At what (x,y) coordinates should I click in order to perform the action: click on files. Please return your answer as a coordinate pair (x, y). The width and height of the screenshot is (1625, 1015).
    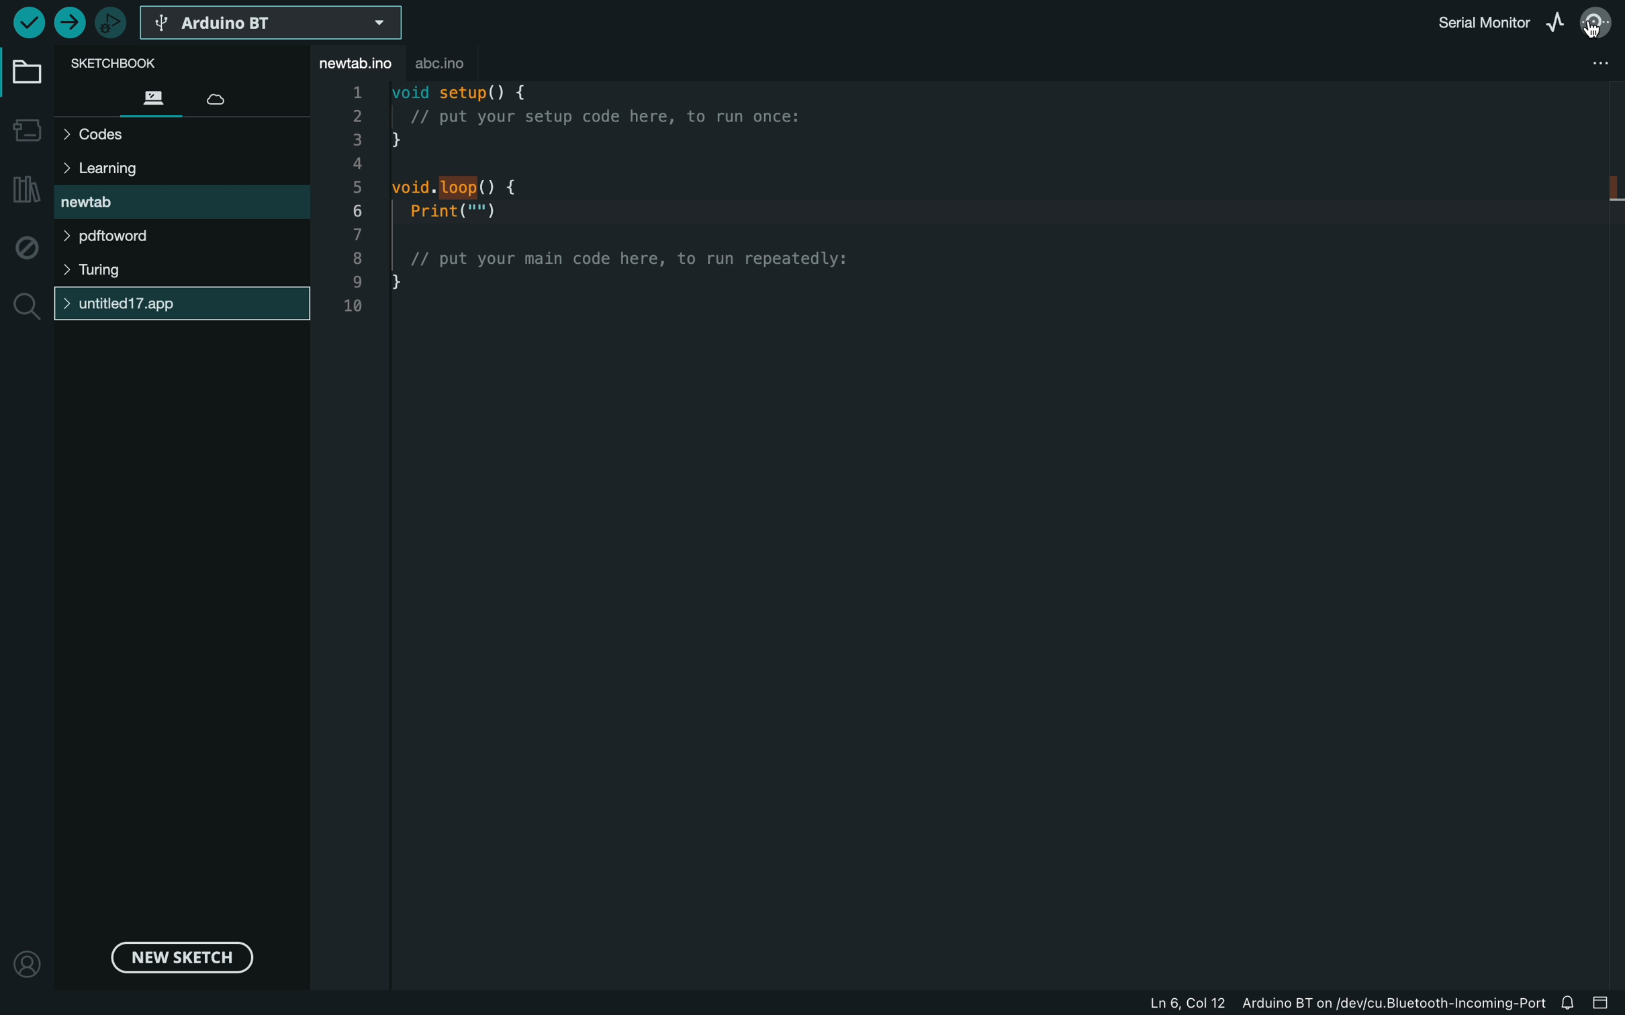
    Looking at the image, I should click on (152, 98).